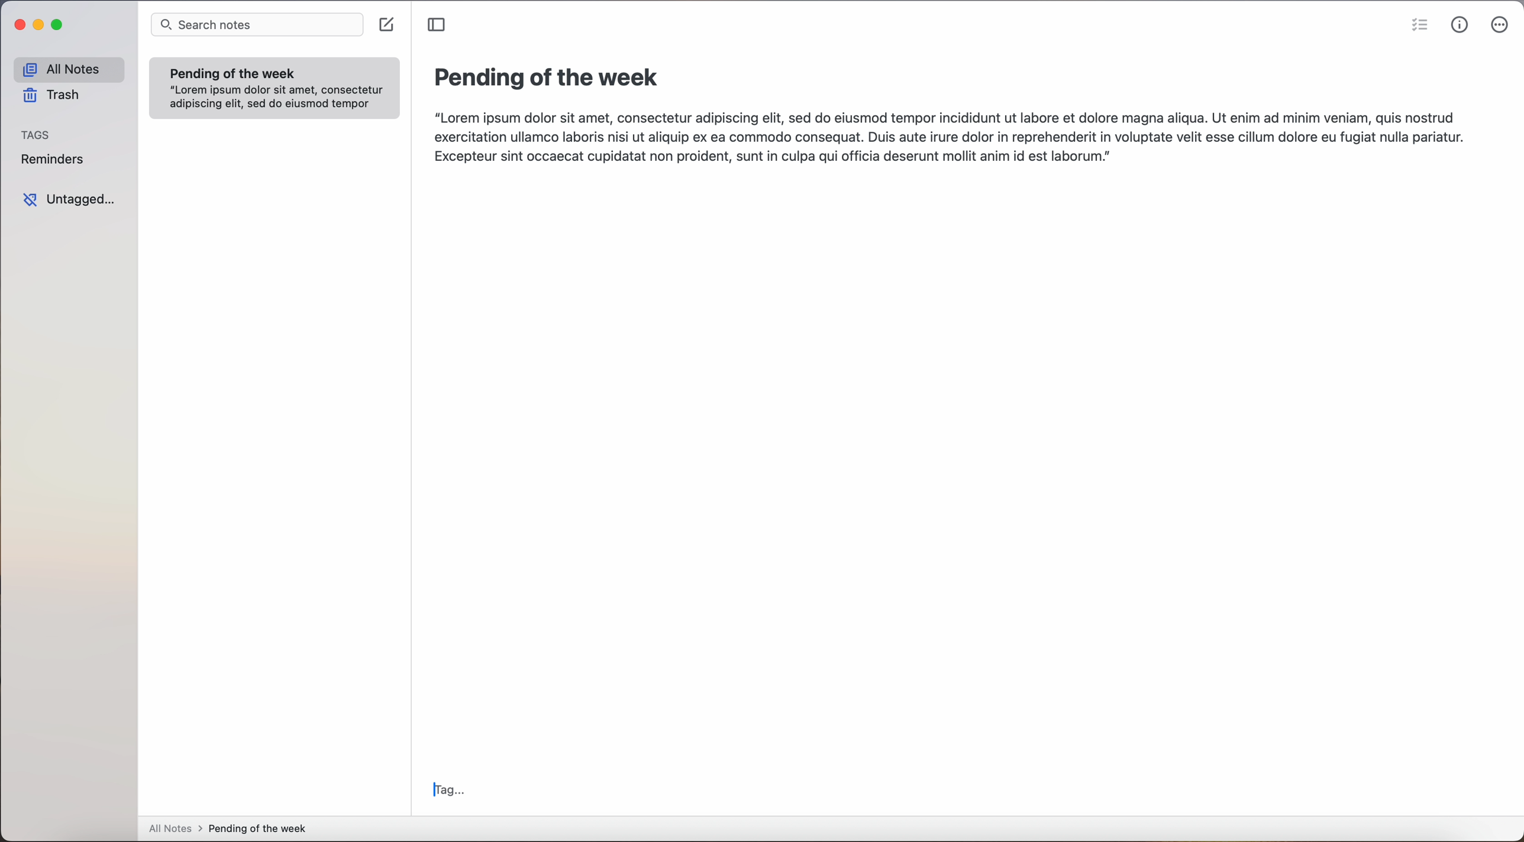 Image resolution: width=1524 pixels, height=842 pixels. What do you see at coordinates (67, 200) in the screenshot?
I see `untagged` at bounding box center [67, 200].